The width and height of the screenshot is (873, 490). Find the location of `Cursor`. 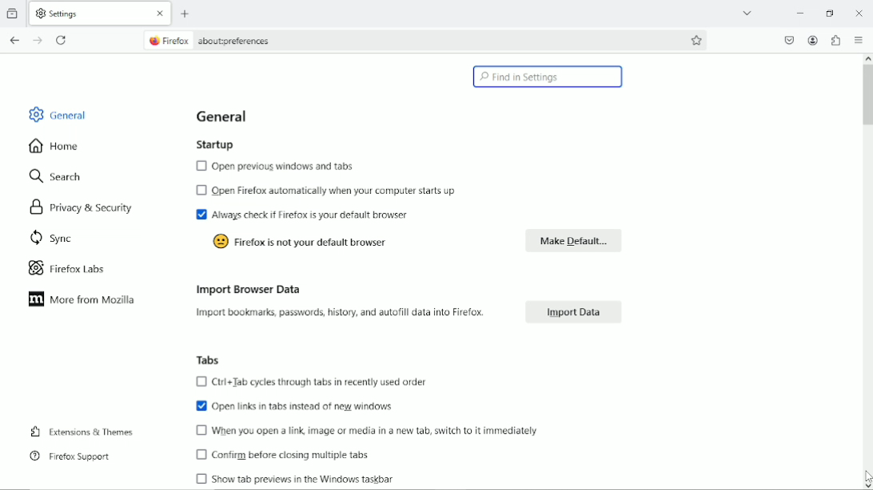

Cursor is located at coordinates (866, 476).